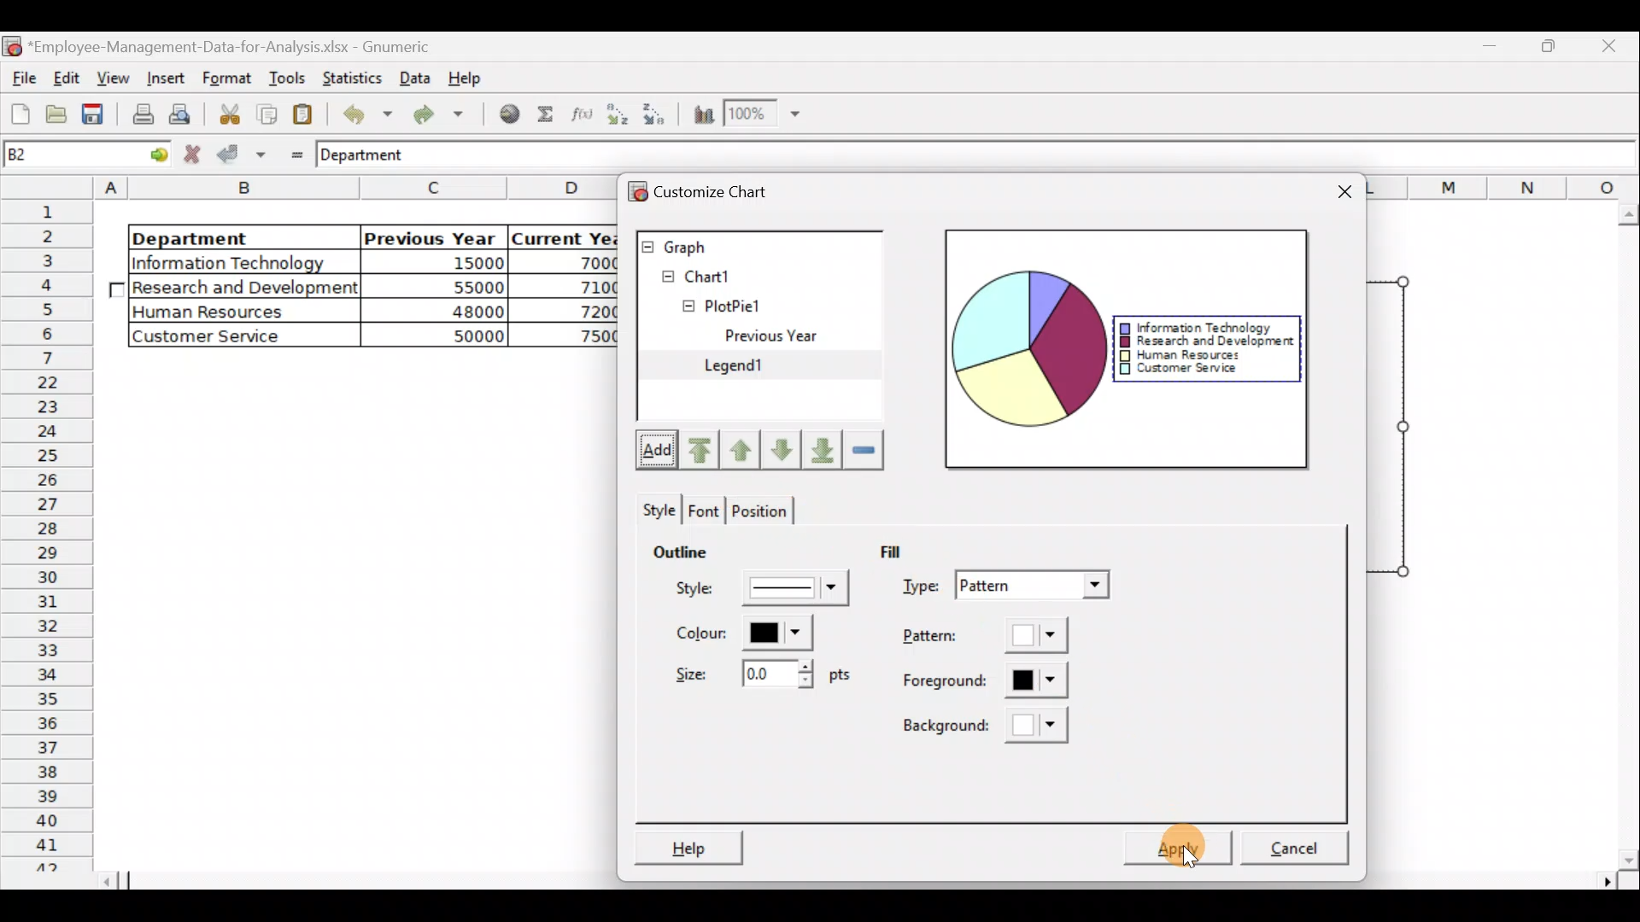  I want to click on Undo last action, so click(365, 114).